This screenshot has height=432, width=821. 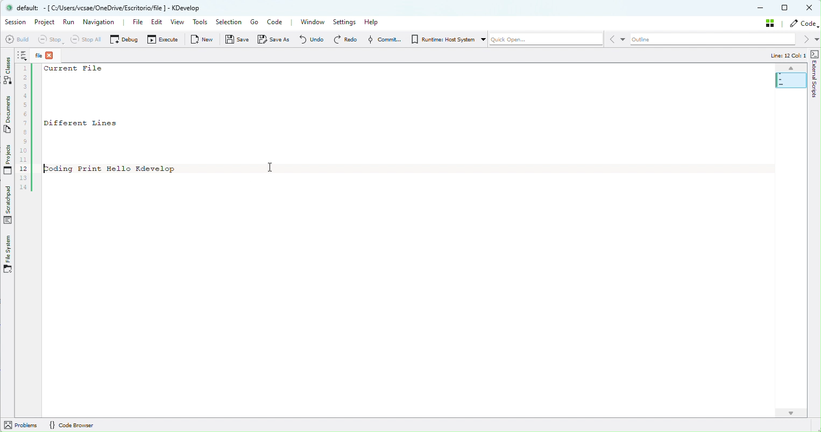 What do you see at coordinates (157, 23) in the screenshot?
I see `Edit` at bounding box center [157, 23].